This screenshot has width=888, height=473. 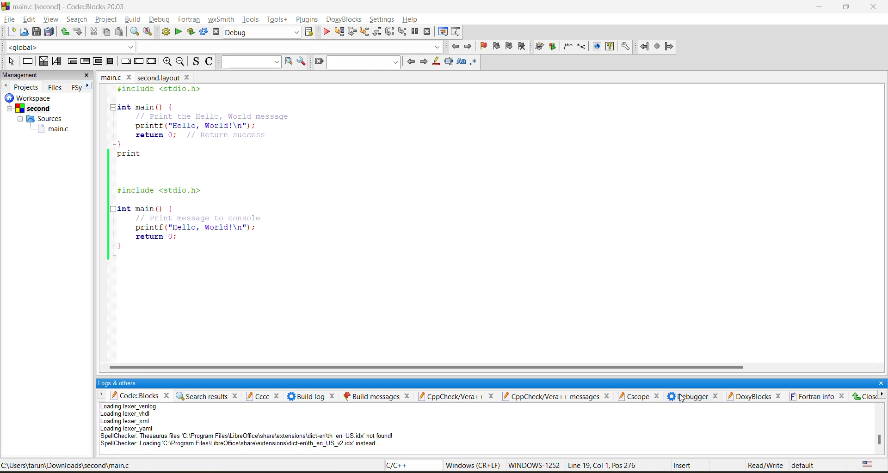 What do you see at coordinates (42, 61) in the screenshot?
I see `decision` at bounding box center [42, 61].